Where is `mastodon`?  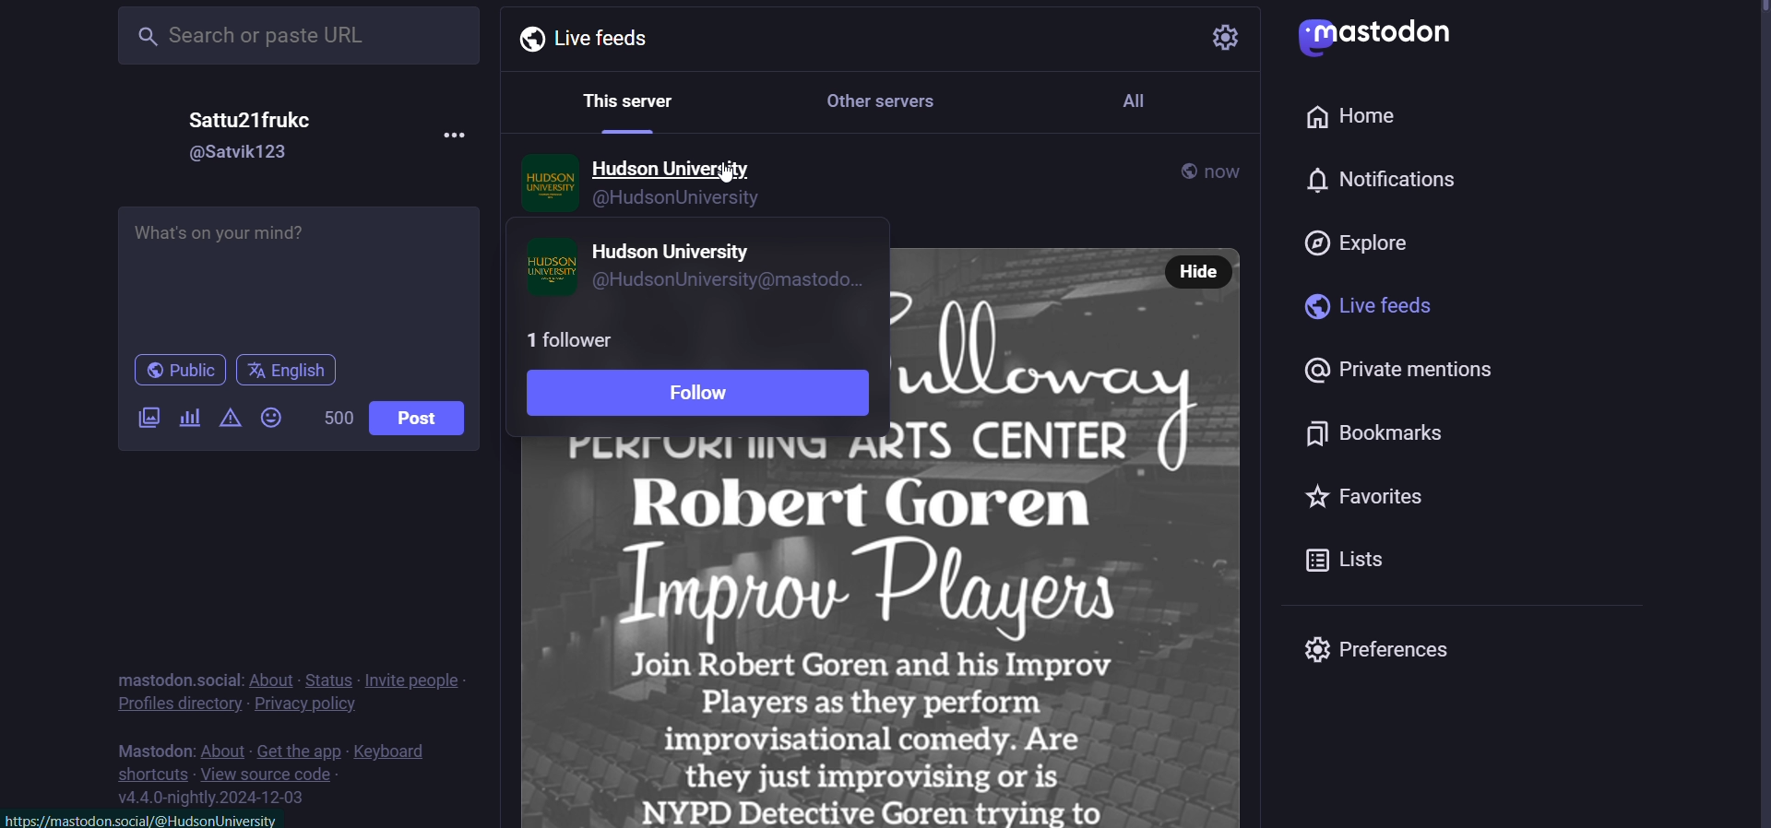
mastodon is located at coordinates (153, 680).